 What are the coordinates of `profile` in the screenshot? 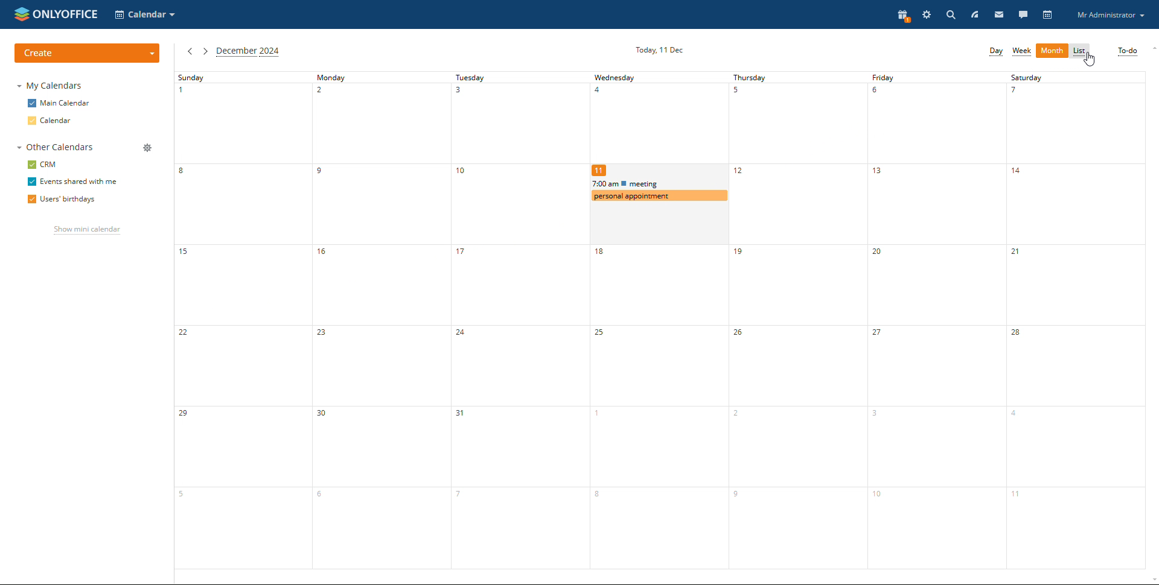 It's located at (1110, 14).